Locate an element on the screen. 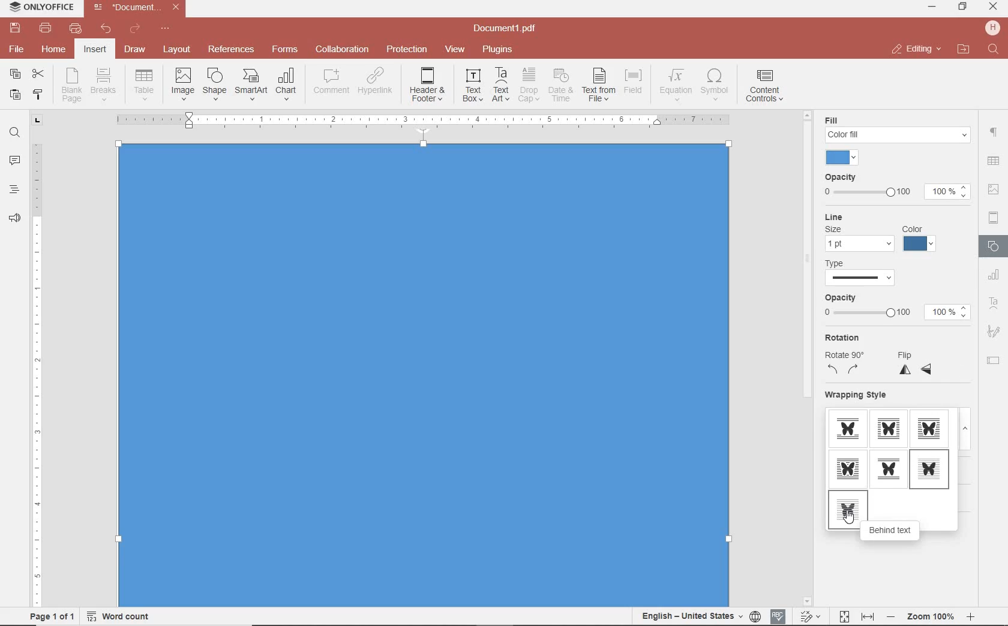 This screenshot has width=1008, height=626.  is located at coordinates (992, 162).